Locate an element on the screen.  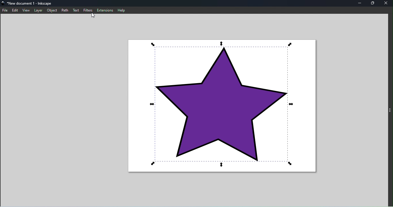
help is located at coordinates (121, 11).